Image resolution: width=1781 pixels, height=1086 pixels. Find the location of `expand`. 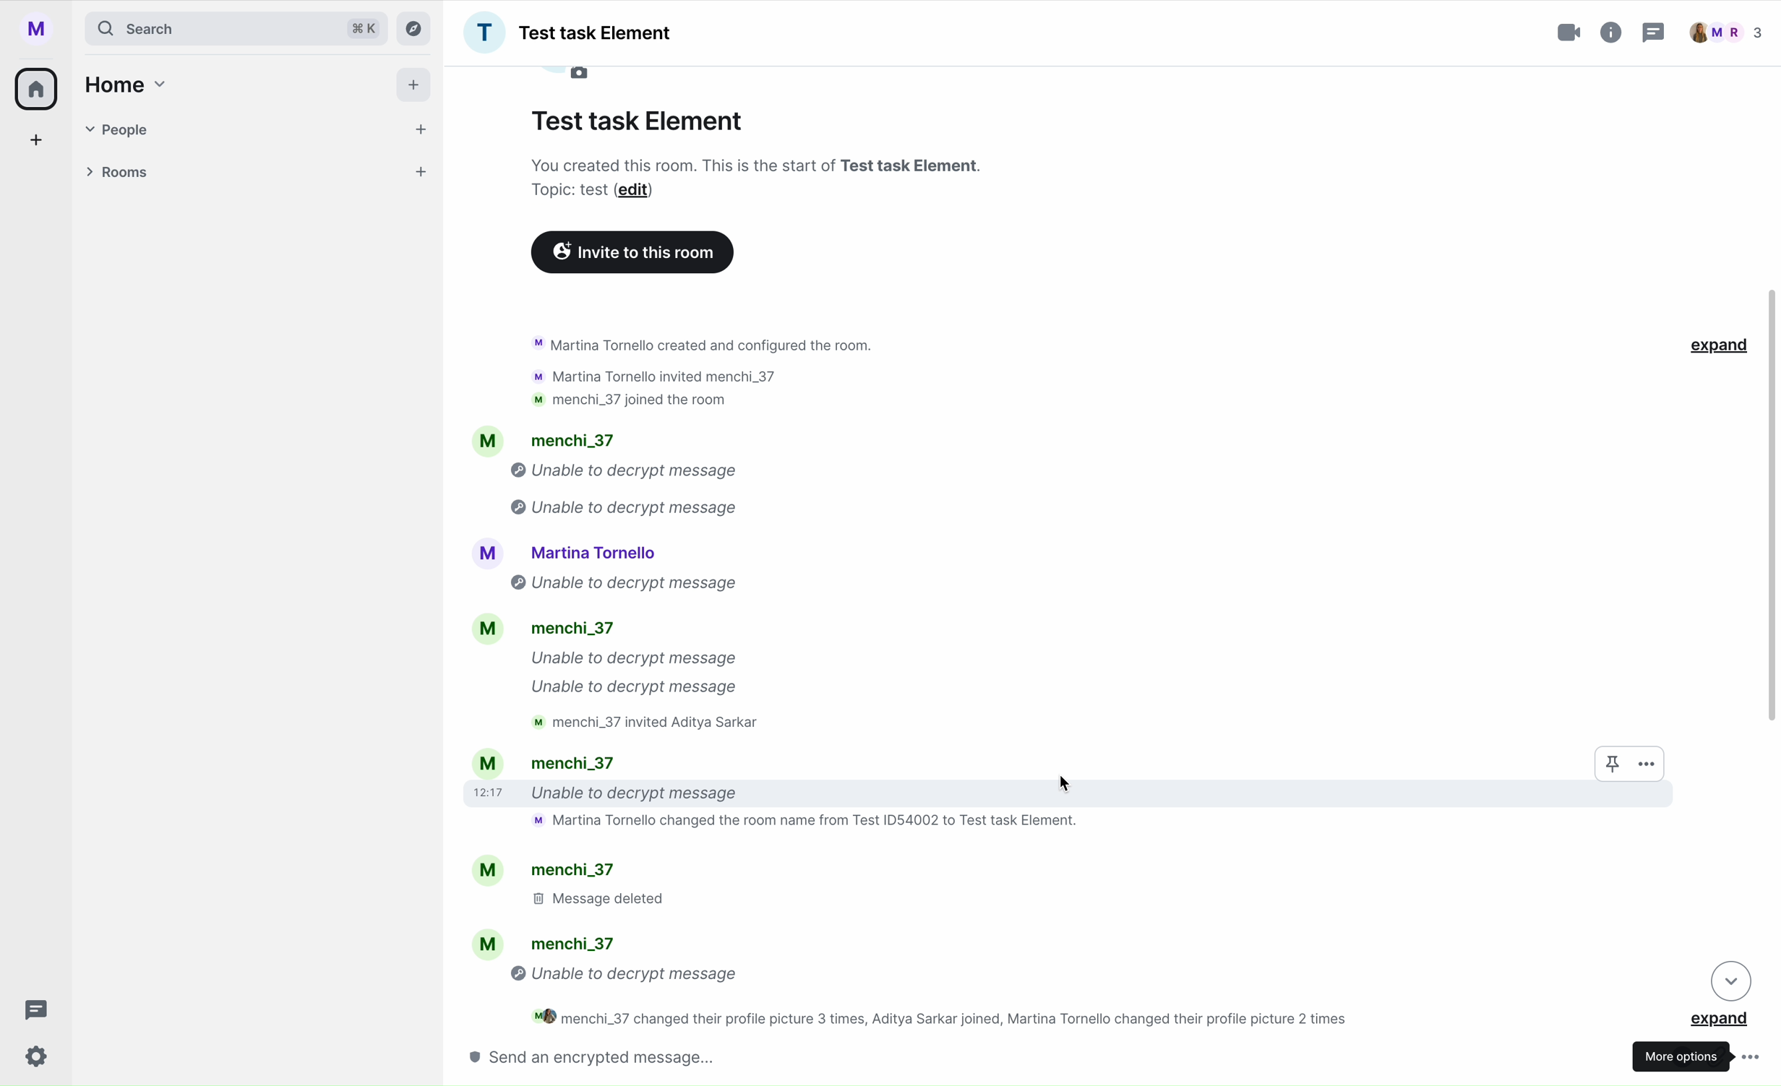

expand is located at coordinates (1715, 345).